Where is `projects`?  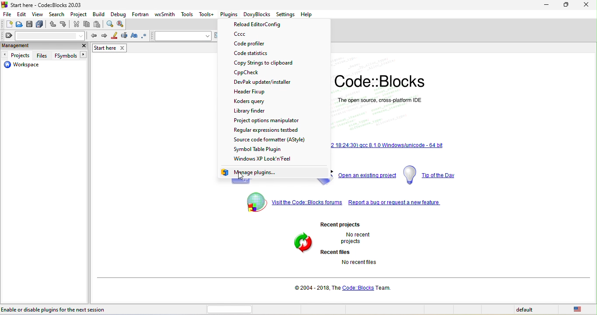 projects is located at coordinates (18, 55).